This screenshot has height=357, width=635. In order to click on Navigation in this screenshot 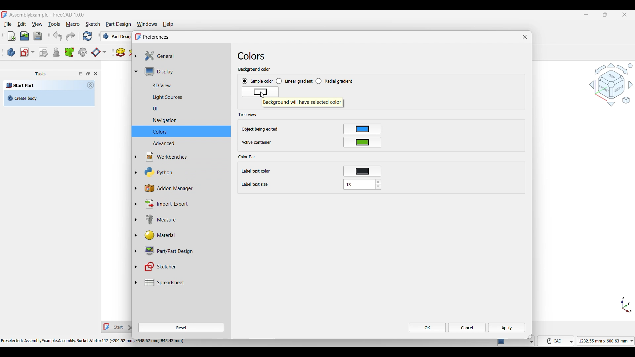, I will do `click(185, 121)`.